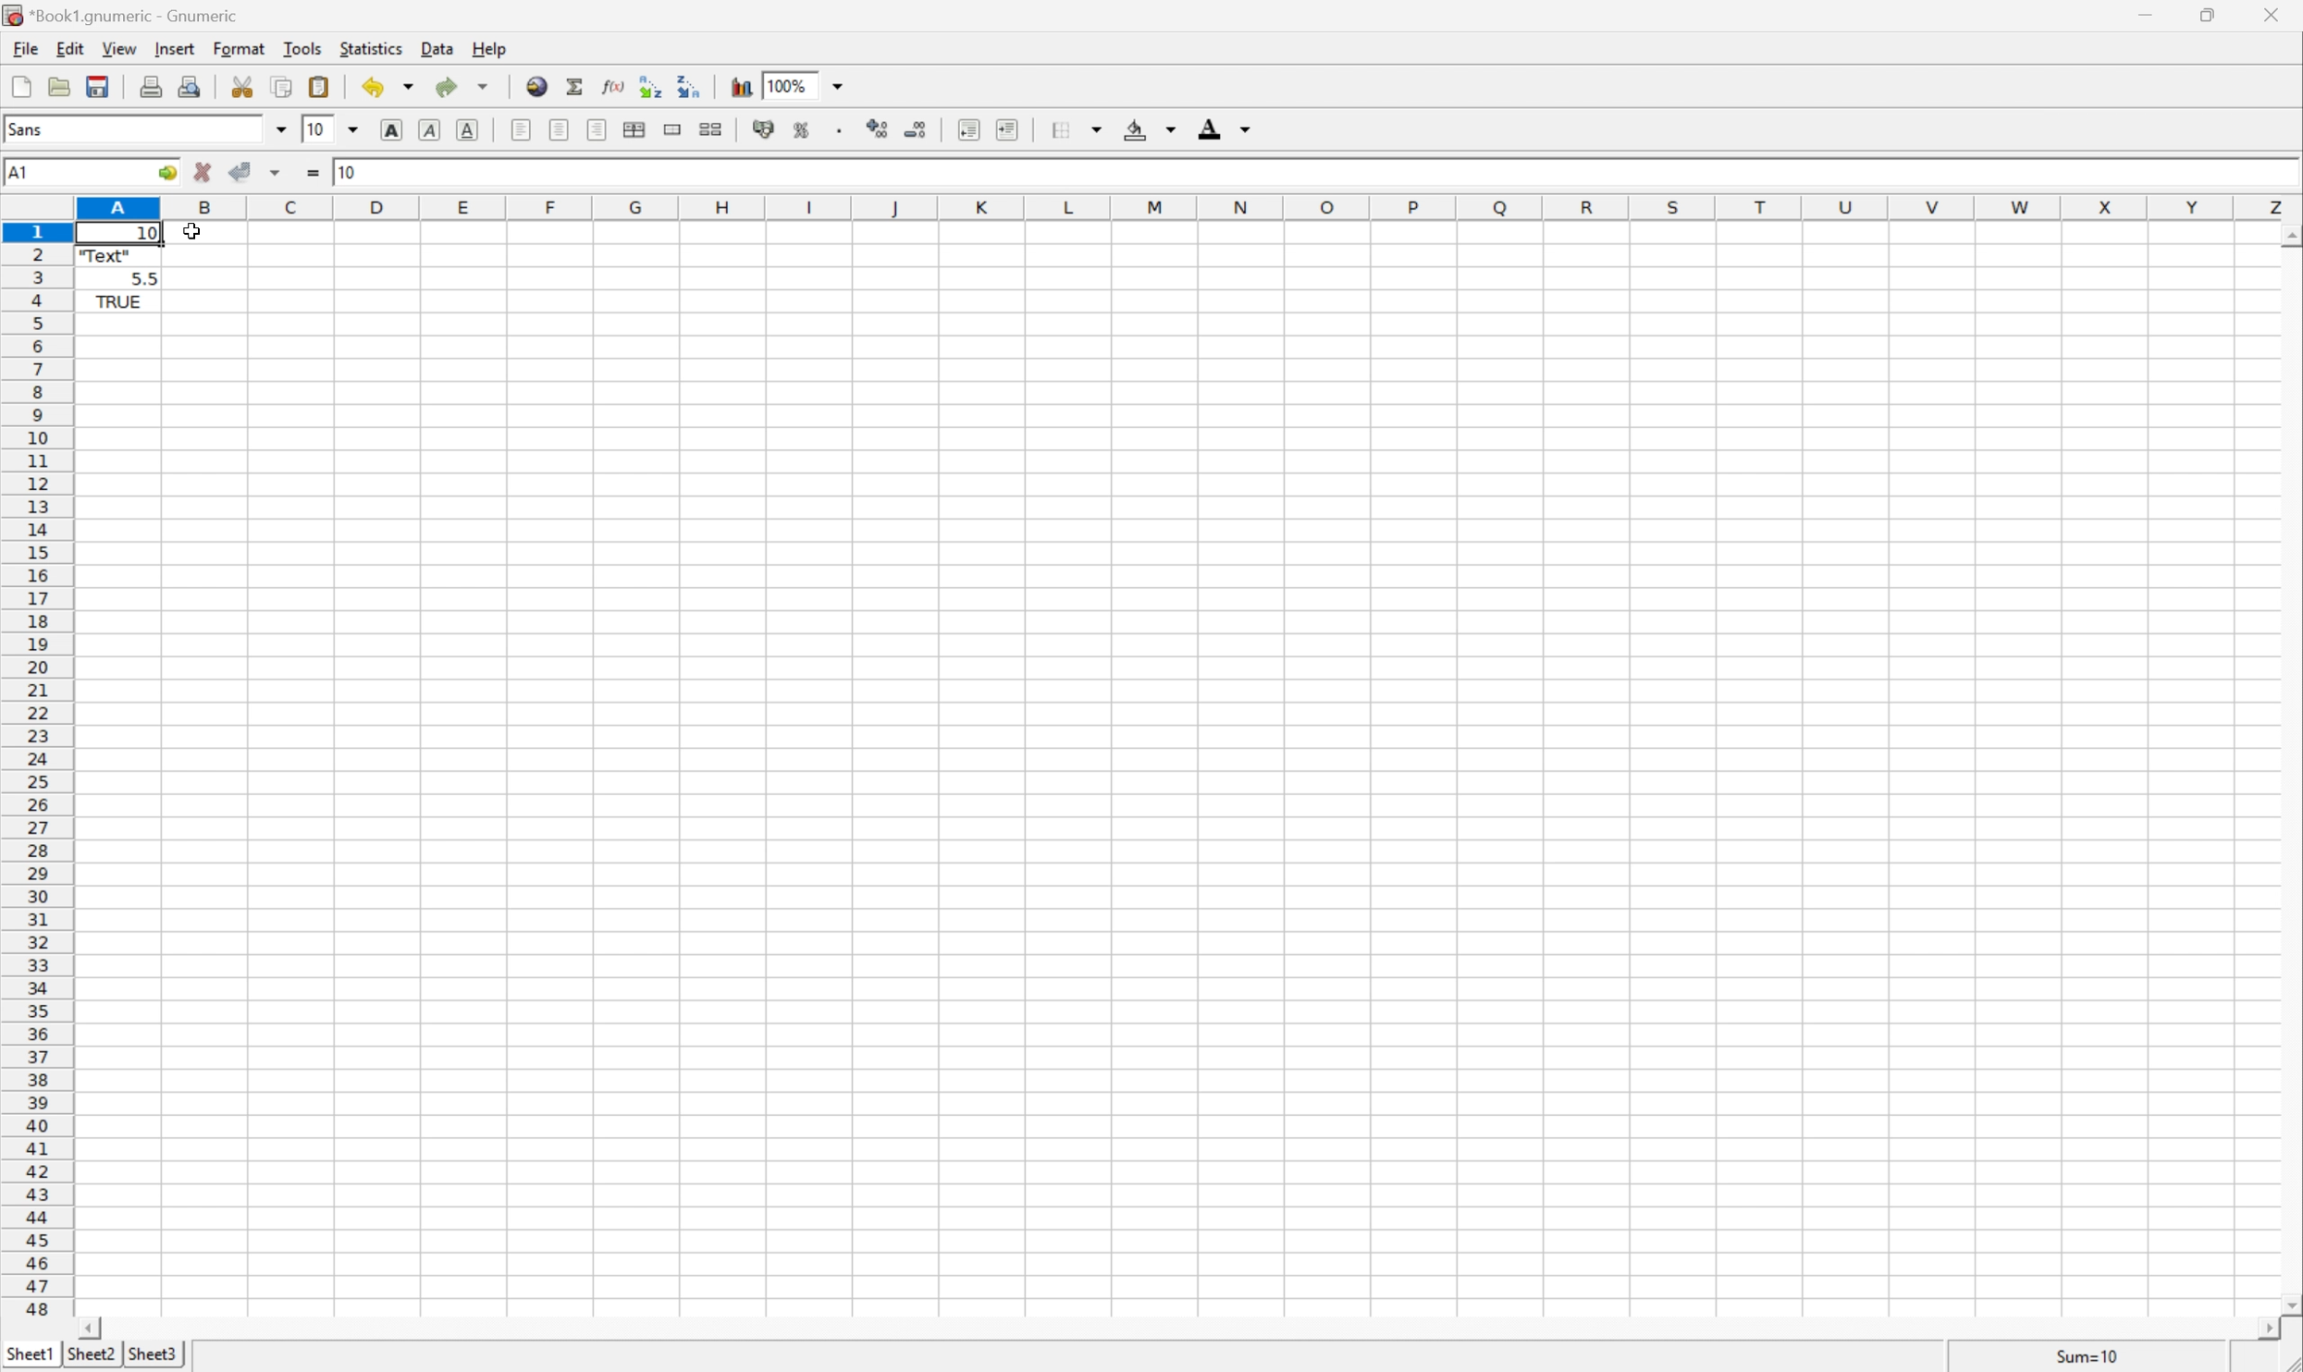 The width and height of the screenshot is (2303, 1372). Describe the element at coordinates (126, 14) in the screenshot. I see `*Book1.gnumeric - Gnumeric` at that location.